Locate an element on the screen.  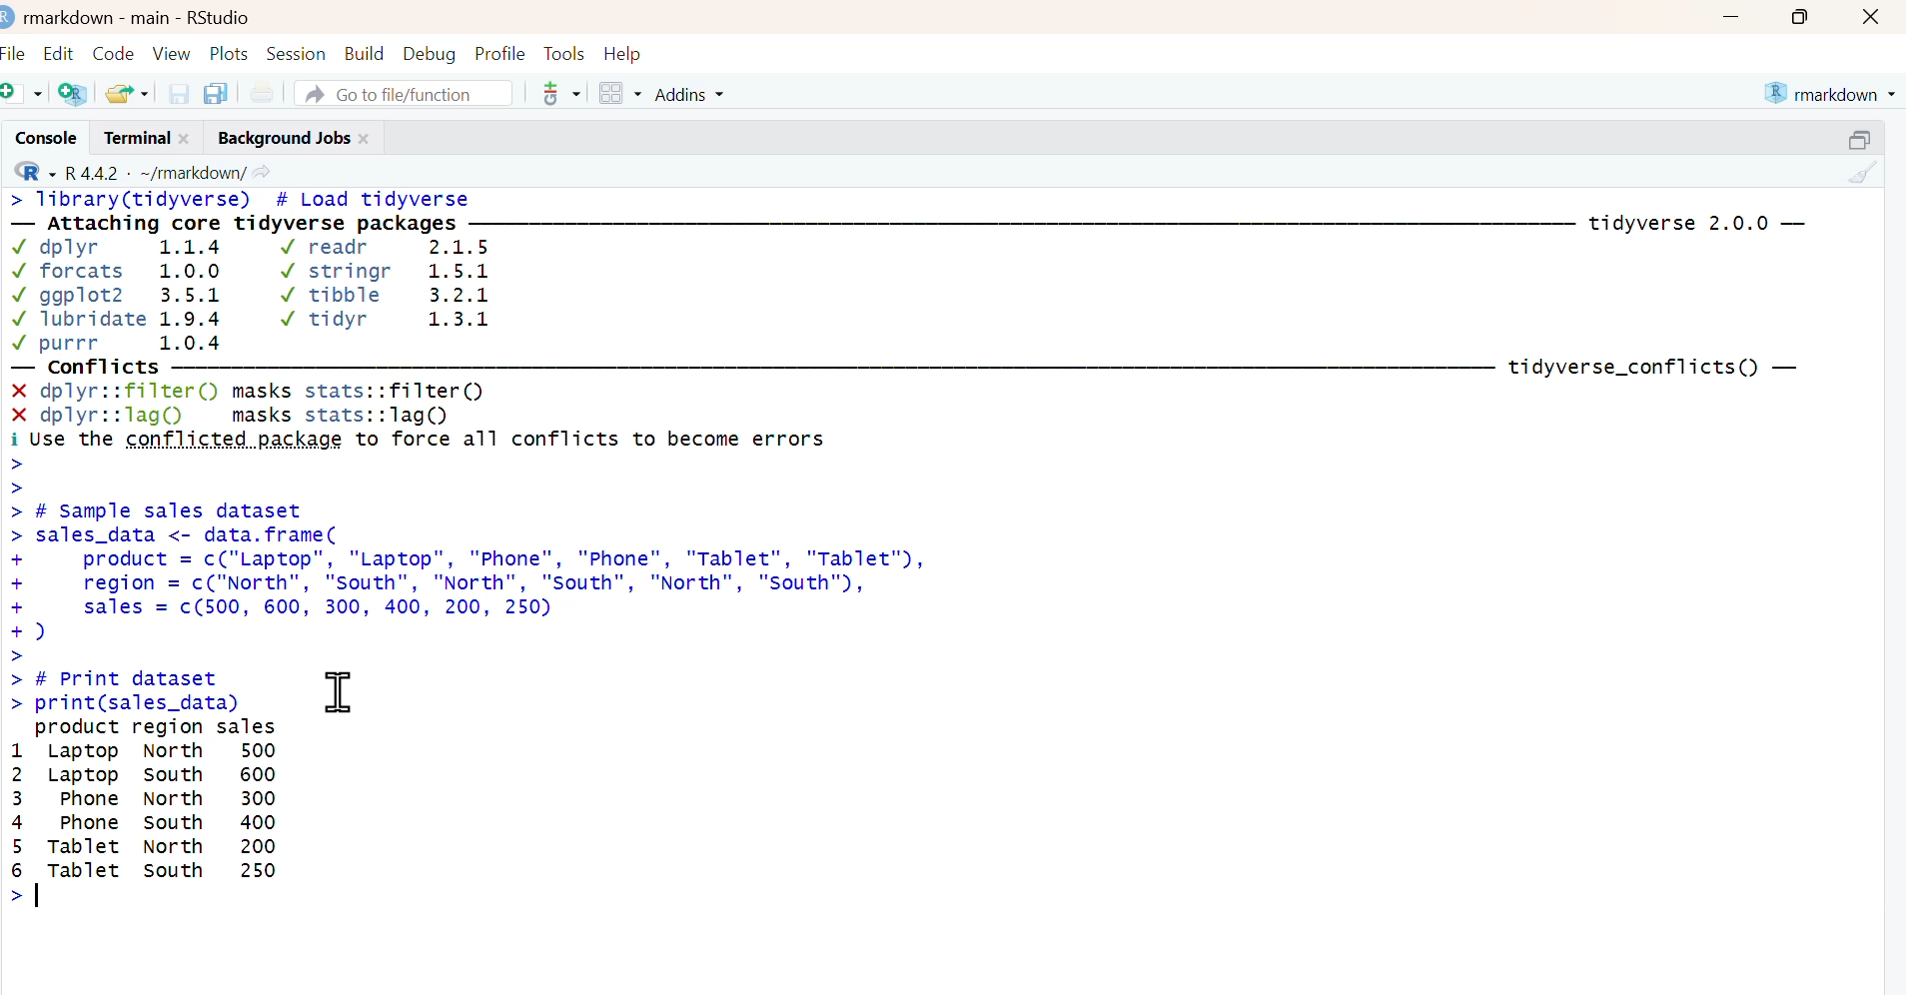
Profile is located at coordinates (499, 51).